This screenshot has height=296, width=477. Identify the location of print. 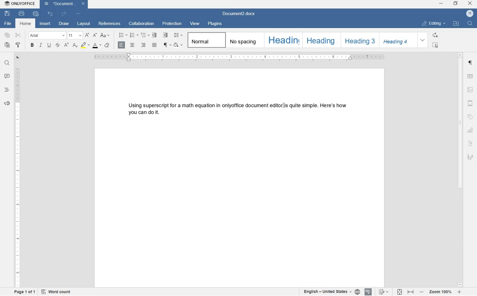
(22, 14).